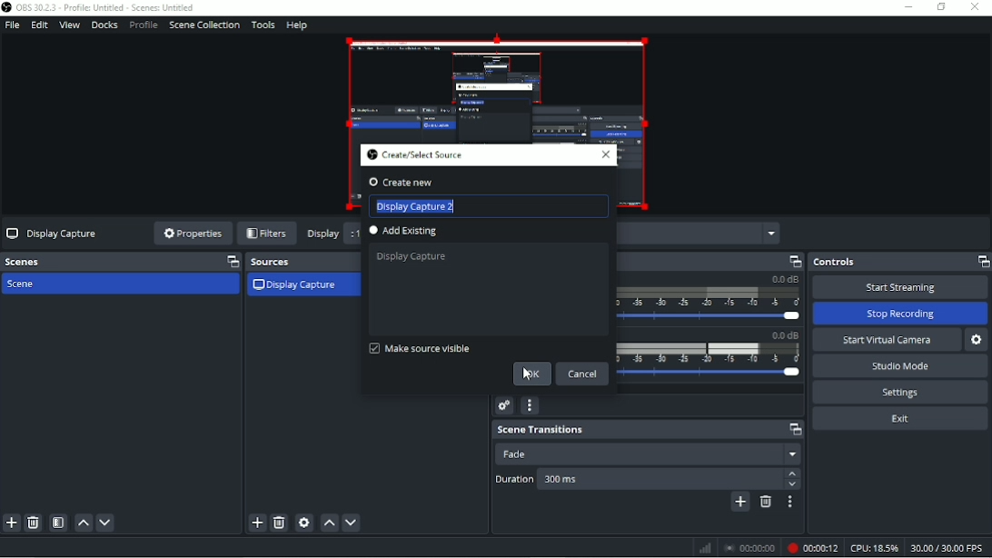 The height and width of the screenshot is (558, 992). Describe the element at coordinates (192, 234) in the screenshot. I see `Properties` at that location.